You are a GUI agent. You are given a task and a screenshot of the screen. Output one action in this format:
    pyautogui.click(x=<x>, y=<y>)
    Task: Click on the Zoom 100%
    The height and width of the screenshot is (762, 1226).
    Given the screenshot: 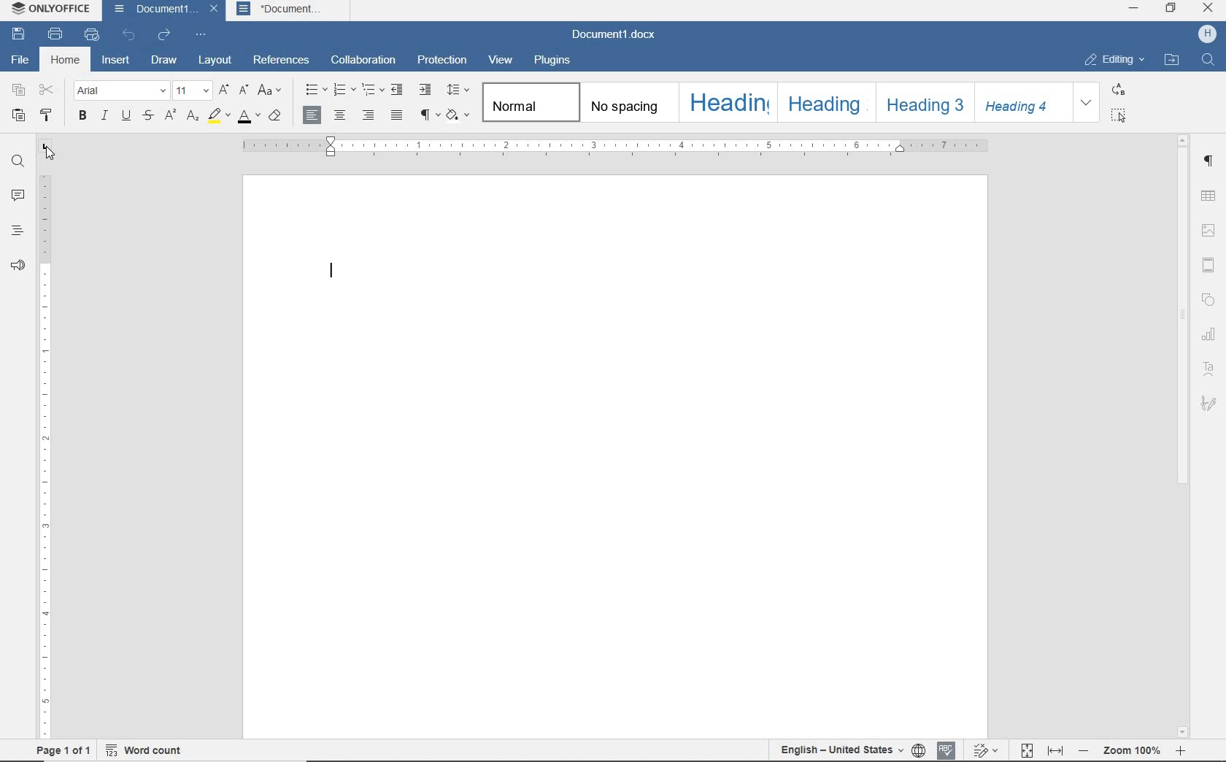 What is the action you would take?
    pyautogui.click(x=1130, y=750)
    